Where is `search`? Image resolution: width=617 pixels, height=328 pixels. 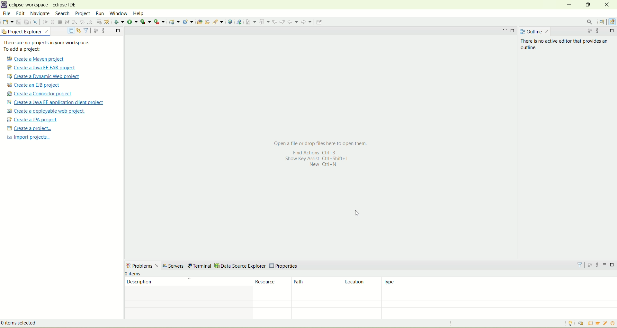 search is located at coordinates (61, 14).